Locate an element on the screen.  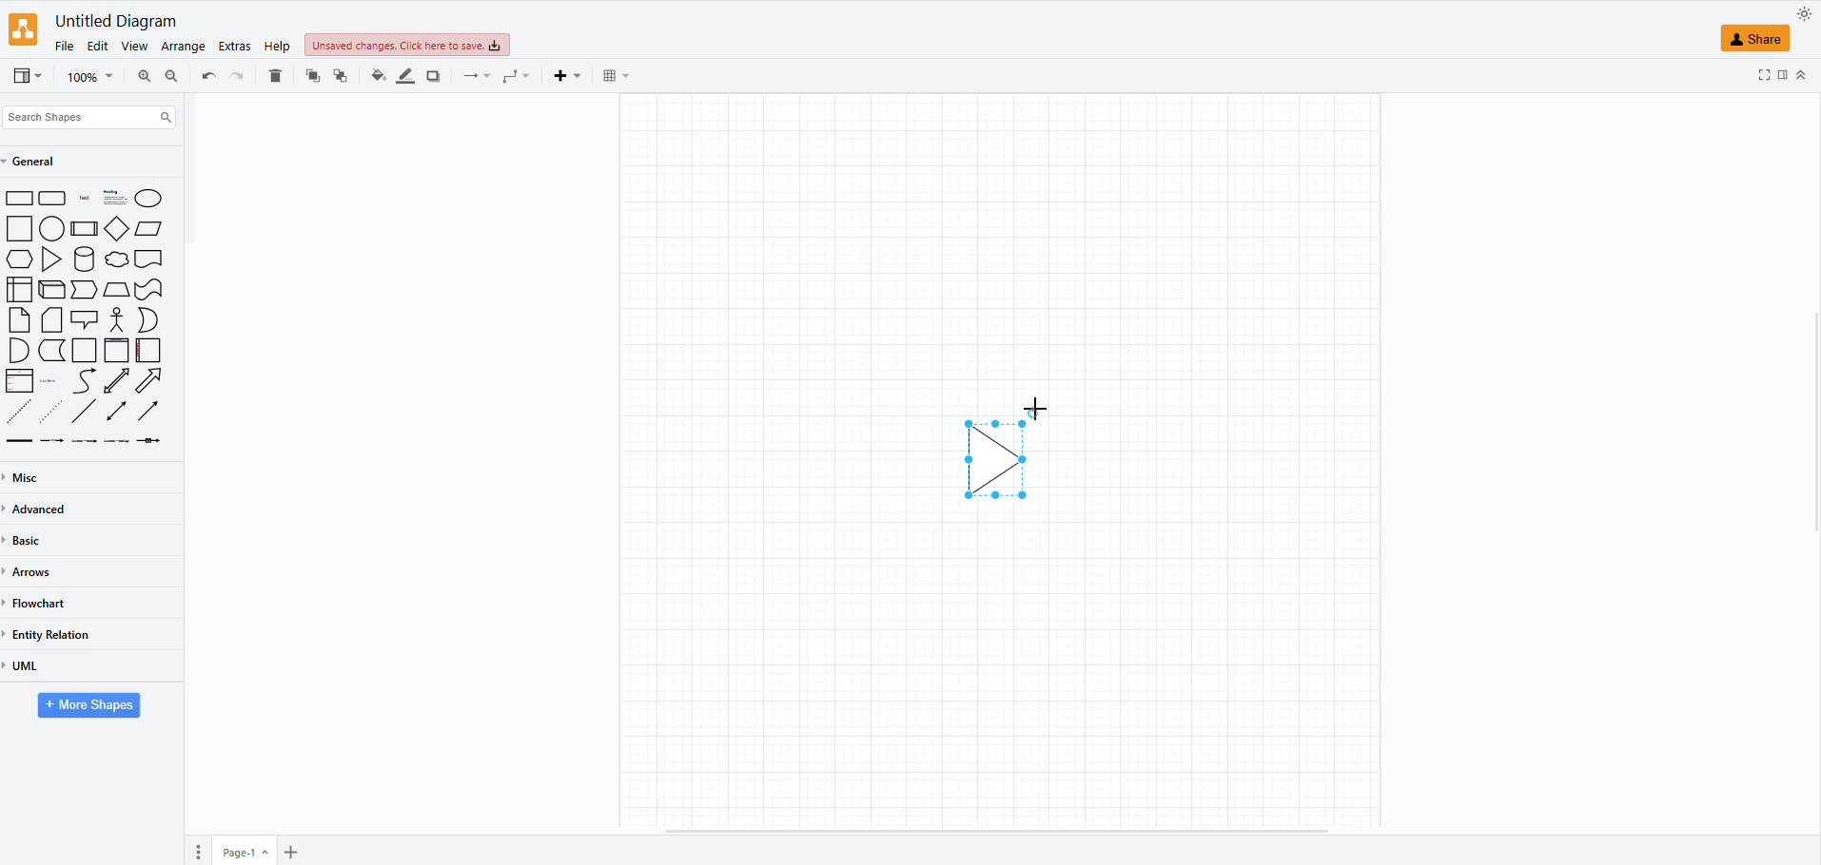
Header is located at coordinates (117, 351).